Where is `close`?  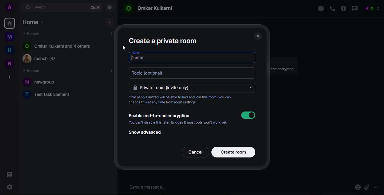 close is located at coordinates (258, 36).